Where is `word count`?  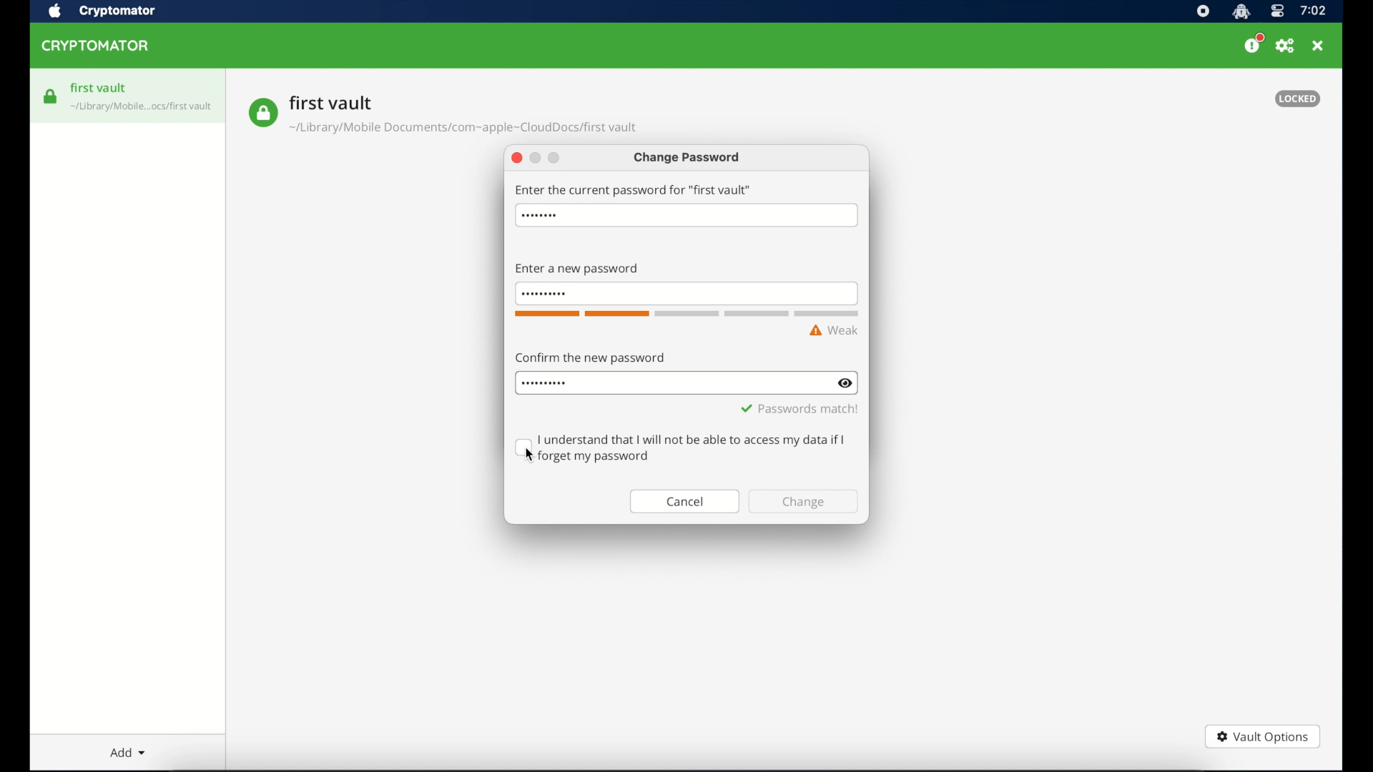 word count is located at coordinates (686, 315).